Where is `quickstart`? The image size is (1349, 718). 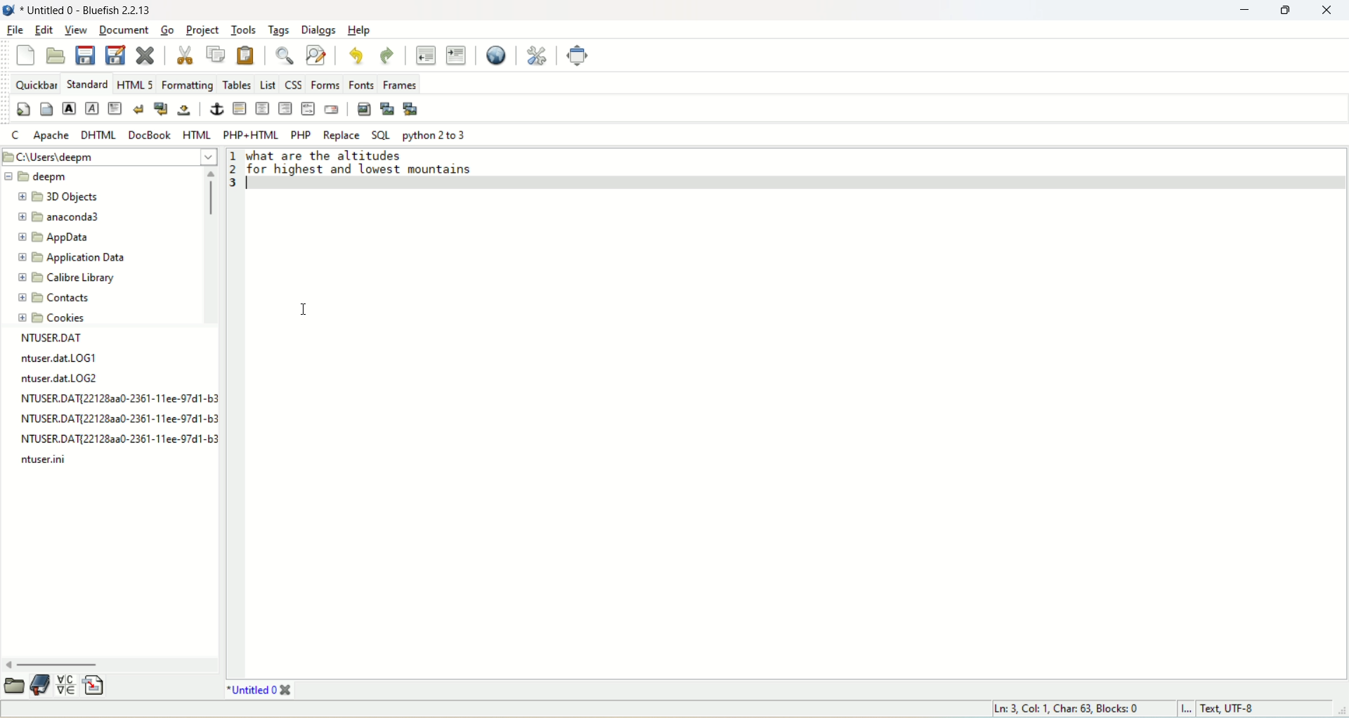 quickstart is located at coordinates (22, 108).